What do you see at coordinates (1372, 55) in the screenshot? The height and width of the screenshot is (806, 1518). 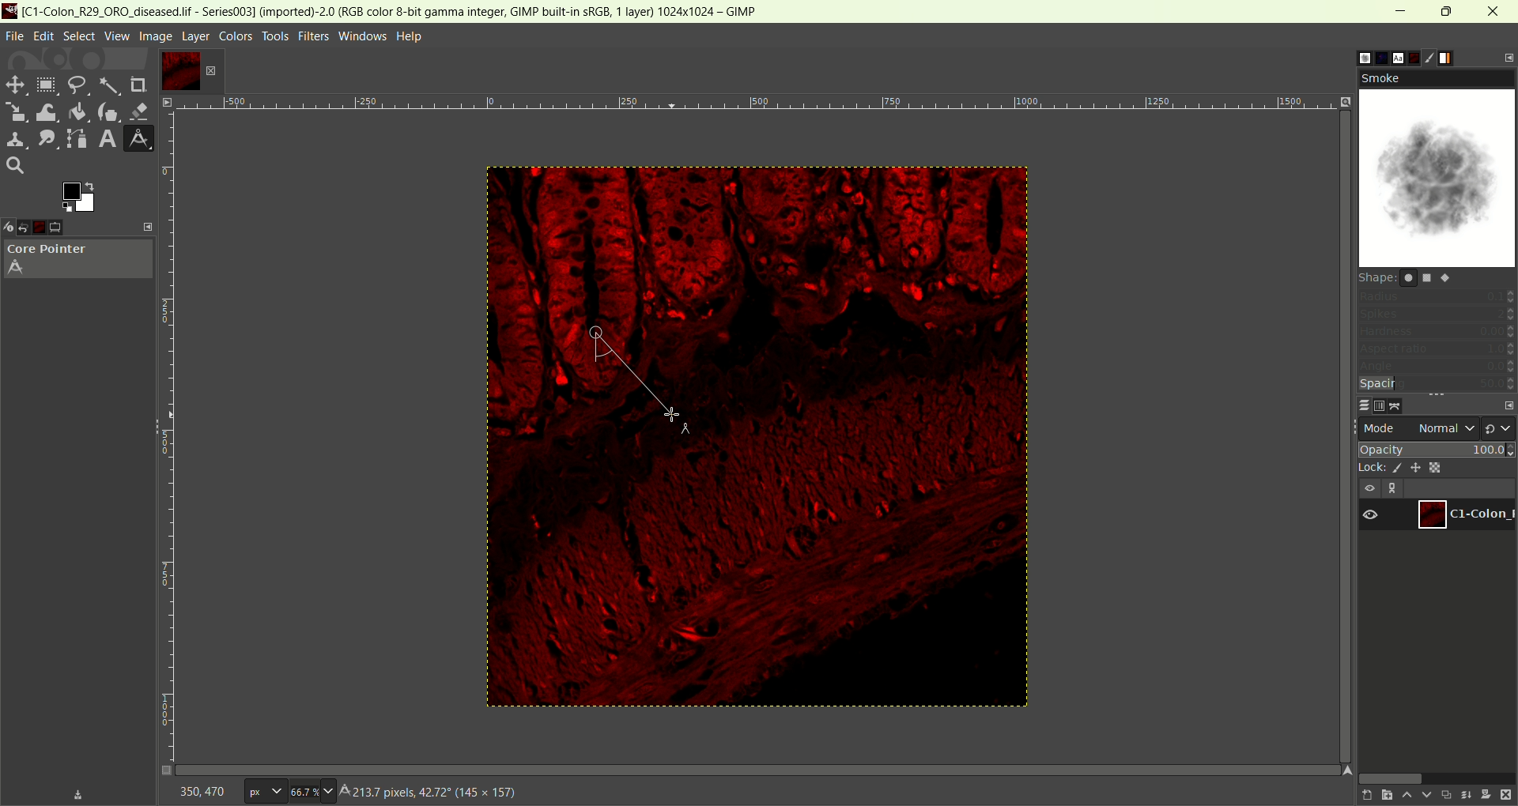 I see `pattern` at bounding box center [1372, 55].